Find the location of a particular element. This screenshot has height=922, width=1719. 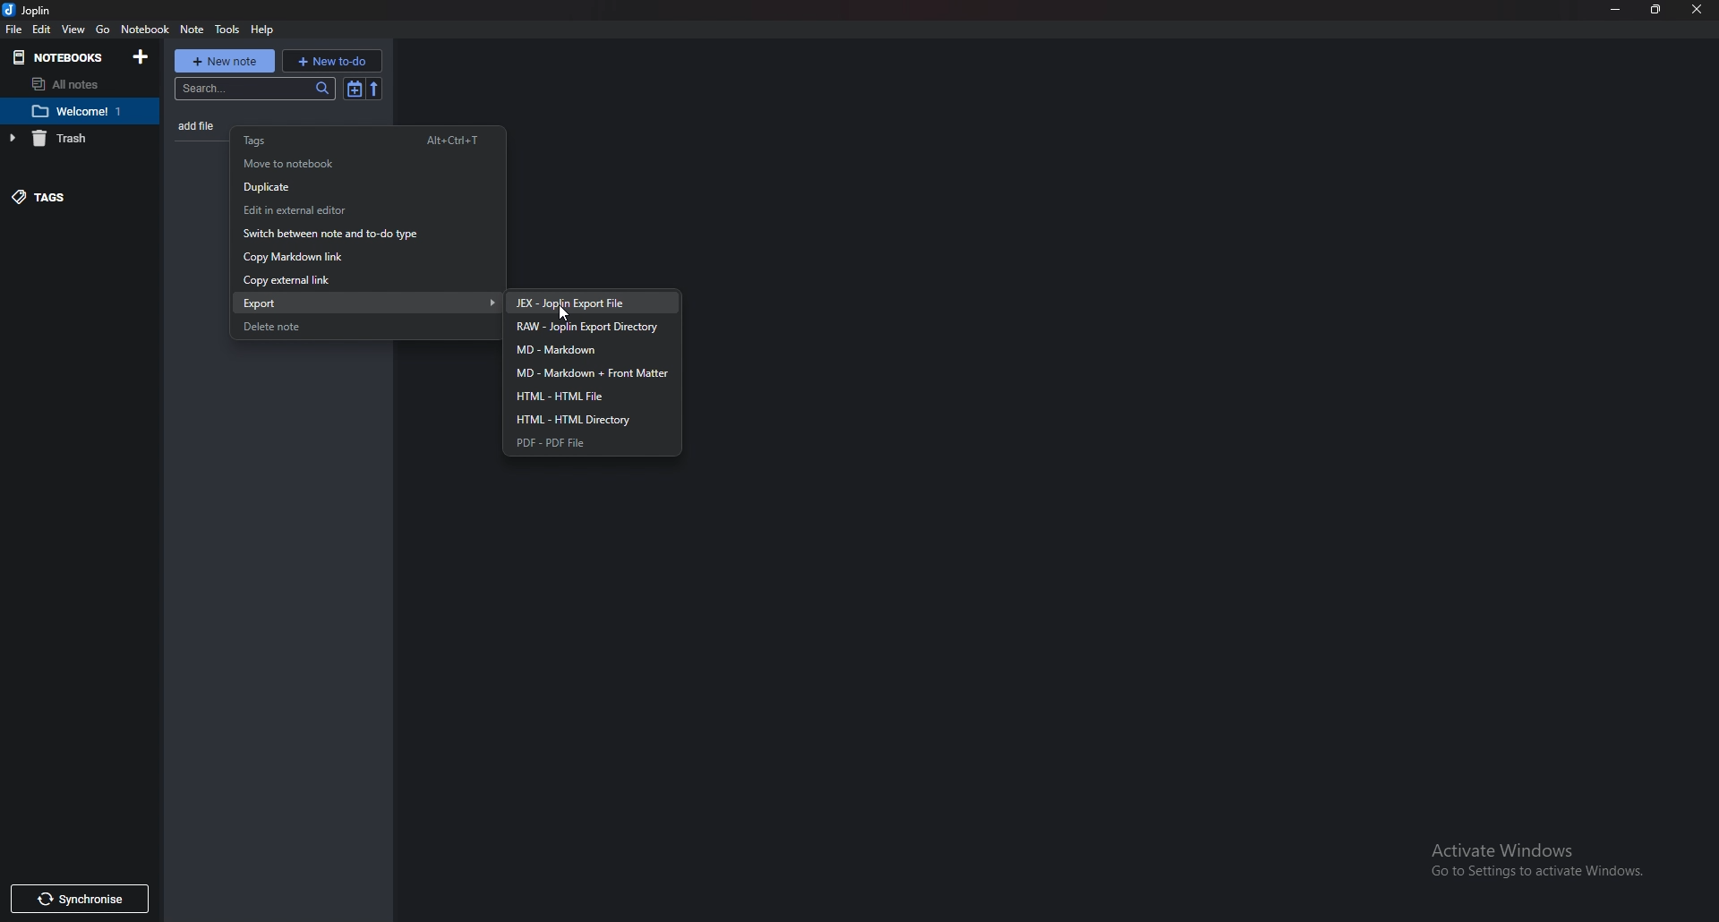

All notes is located at coordinates (71, 84).